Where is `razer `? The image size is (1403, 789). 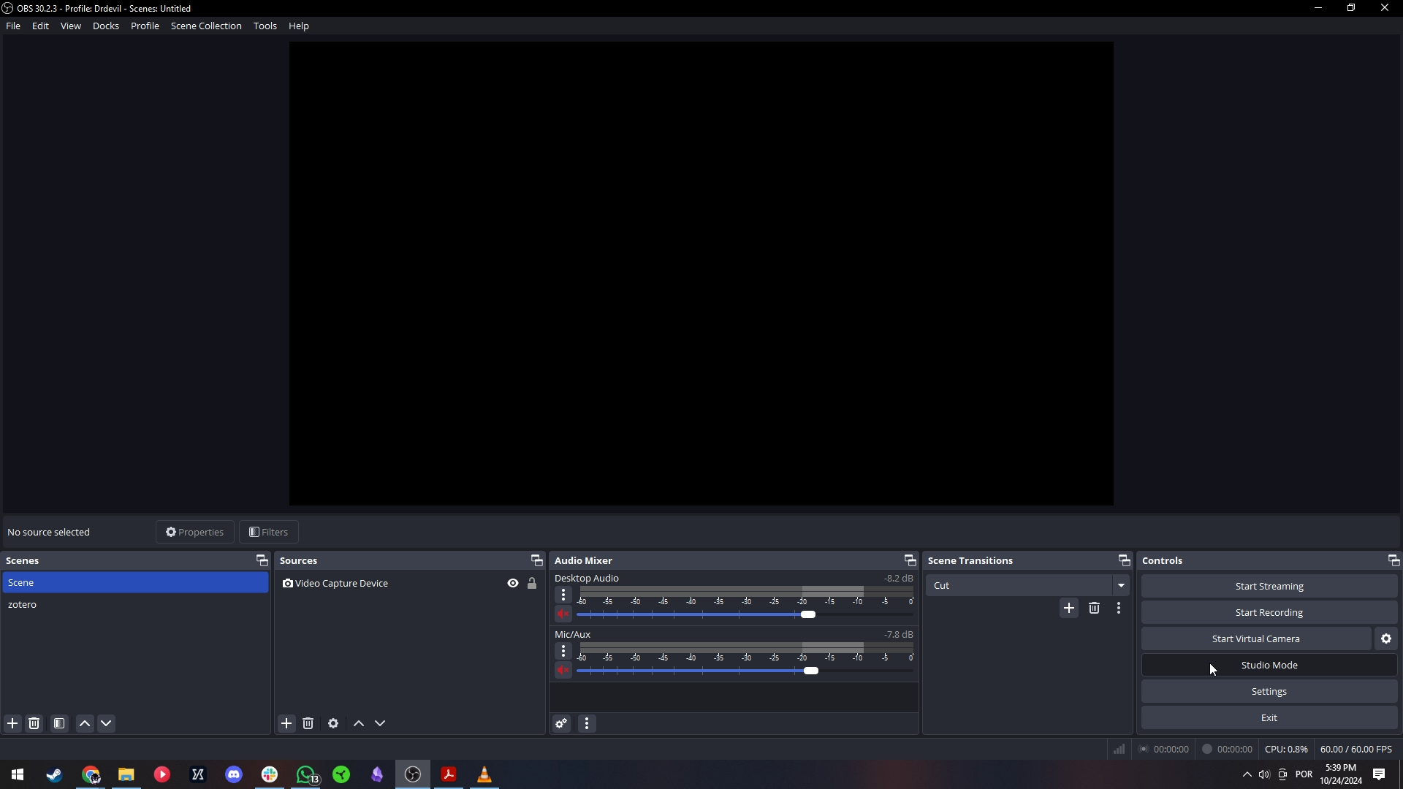
razer  is located at coordinates (342, 772).